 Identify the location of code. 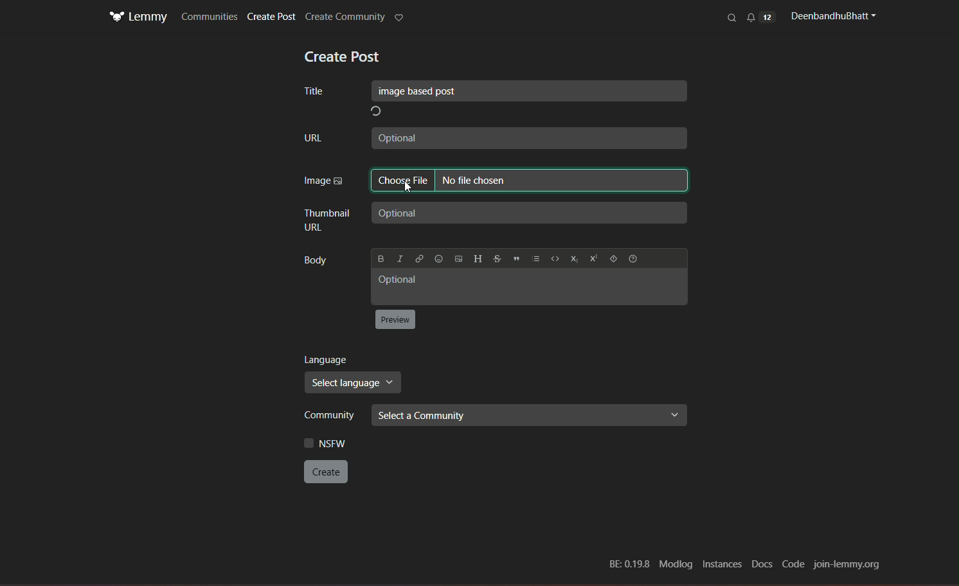
(557, 257).